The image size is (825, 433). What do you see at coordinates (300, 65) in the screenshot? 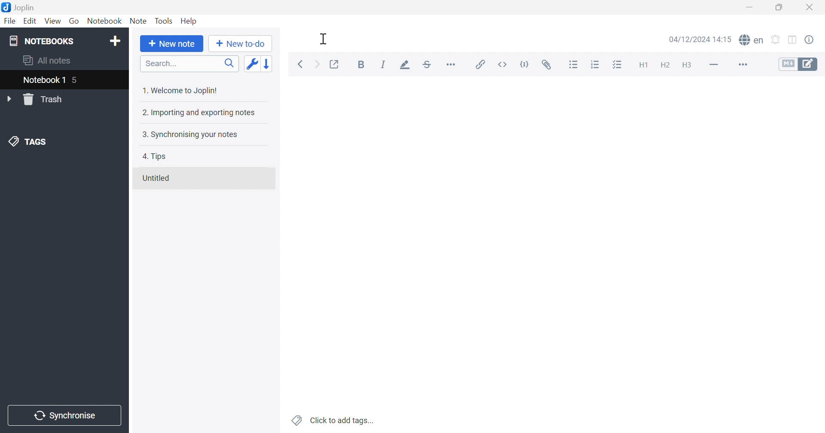
I see `Back` at bounding box center [300, 65].